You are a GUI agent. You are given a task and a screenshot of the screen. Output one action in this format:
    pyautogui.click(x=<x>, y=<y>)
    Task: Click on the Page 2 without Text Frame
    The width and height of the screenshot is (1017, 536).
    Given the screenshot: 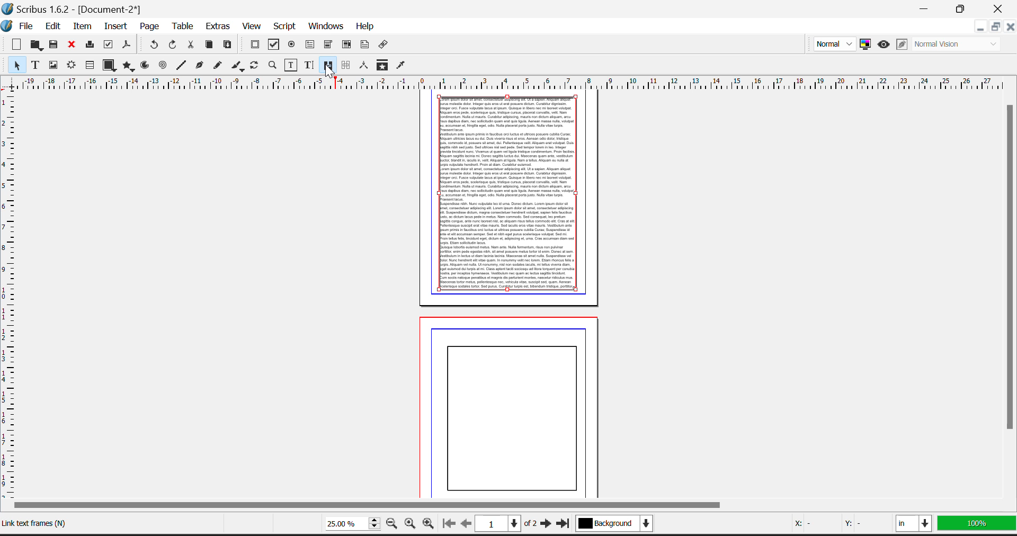 What is the action you would take?
    pyautogui.click(x=513, y=405)
    